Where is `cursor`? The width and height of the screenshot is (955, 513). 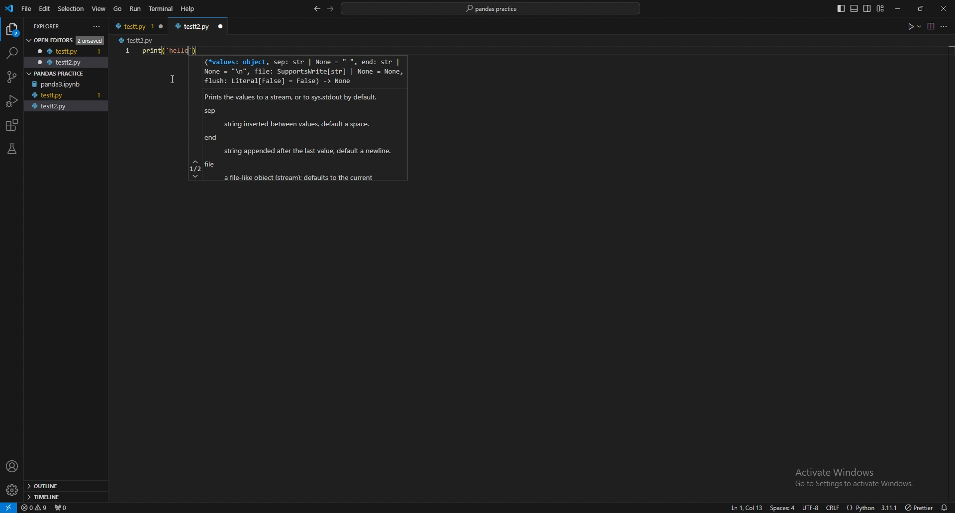
cursor is located at coordinates (170, 79).